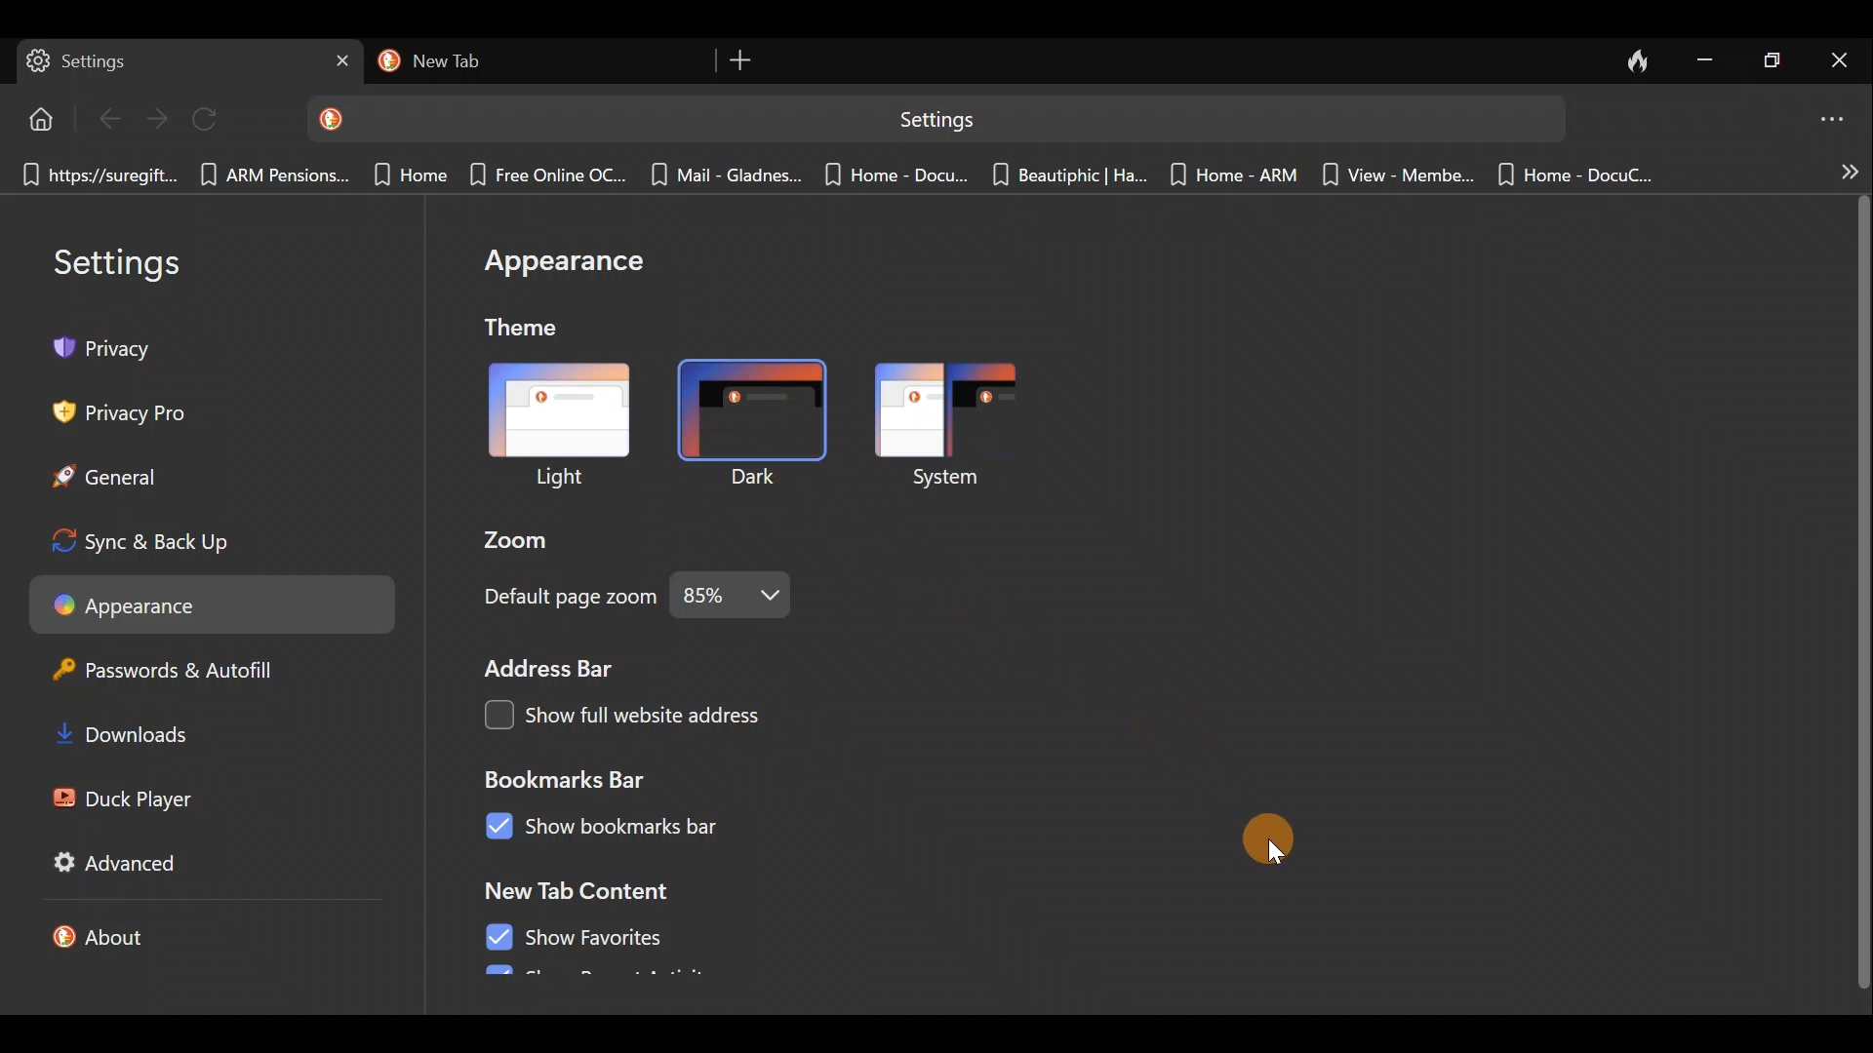  What do you see at coordinates (385, 61) in the screenshot?
I see `duckduck go logo` at bounding box center [385, 61].